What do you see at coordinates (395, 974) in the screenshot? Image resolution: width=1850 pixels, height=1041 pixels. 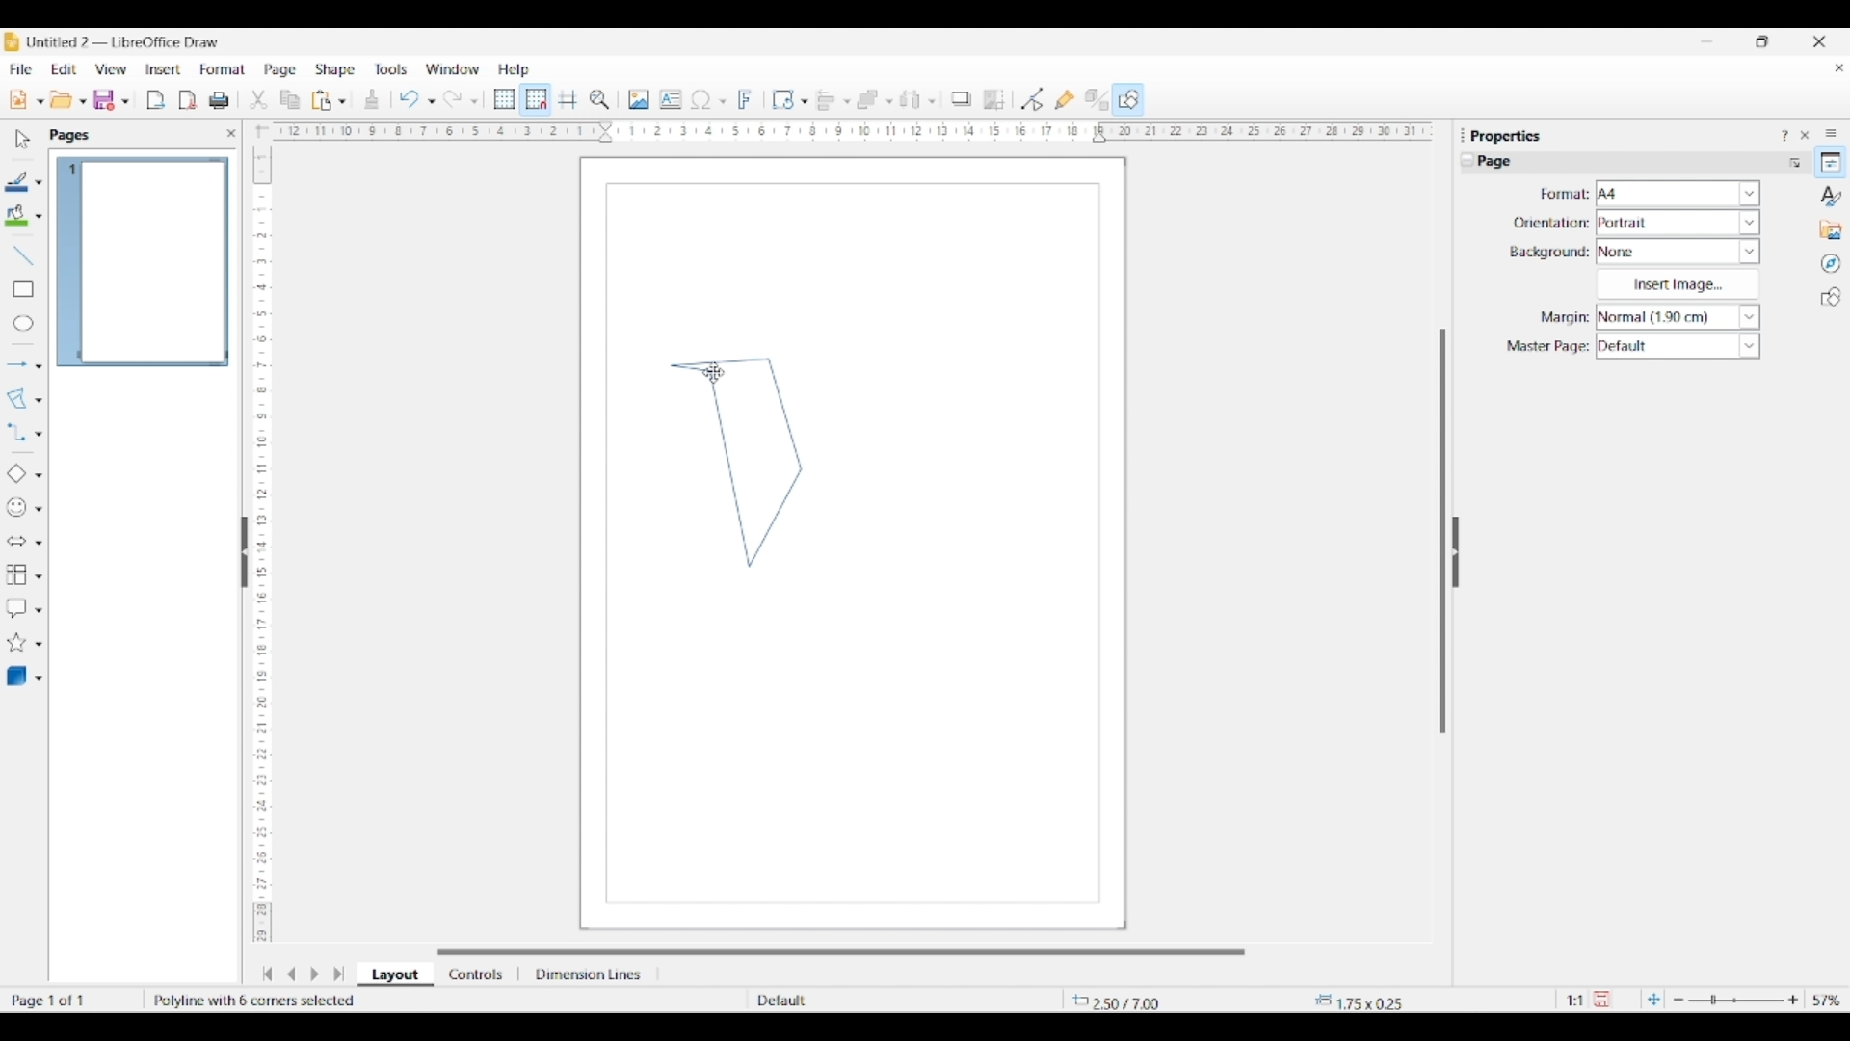 I see `Layout selected` at bounding box center [395, 974].